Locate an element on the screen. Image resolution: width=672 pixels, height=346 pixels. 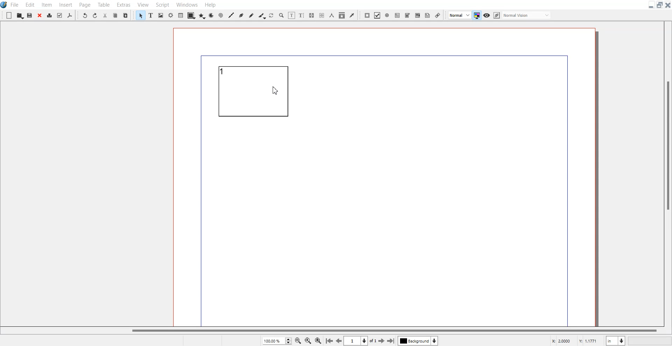
Close is located at coordinates (668, 5).